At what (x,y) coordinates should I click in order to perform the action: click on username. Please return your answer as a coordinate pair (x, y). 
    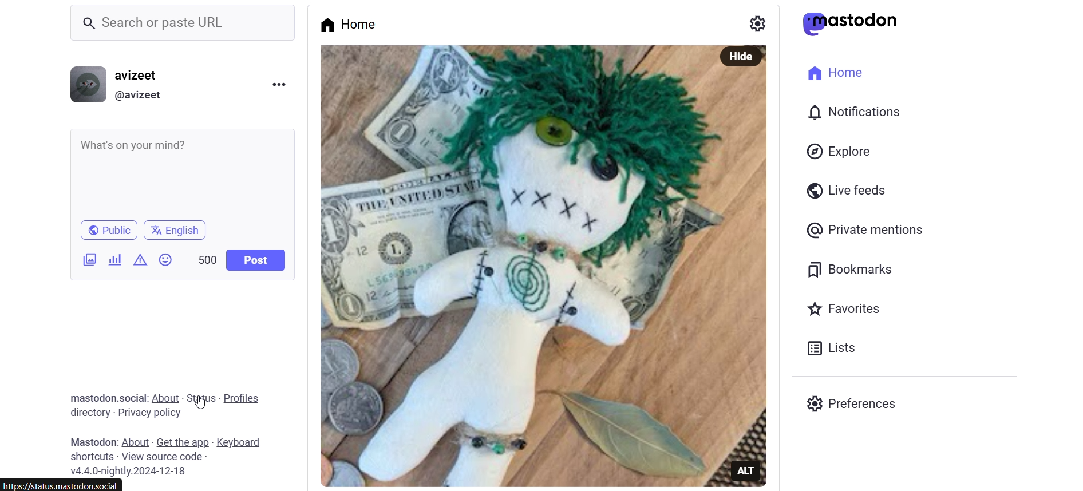
    Looking at the image, I should click on (140, 74).